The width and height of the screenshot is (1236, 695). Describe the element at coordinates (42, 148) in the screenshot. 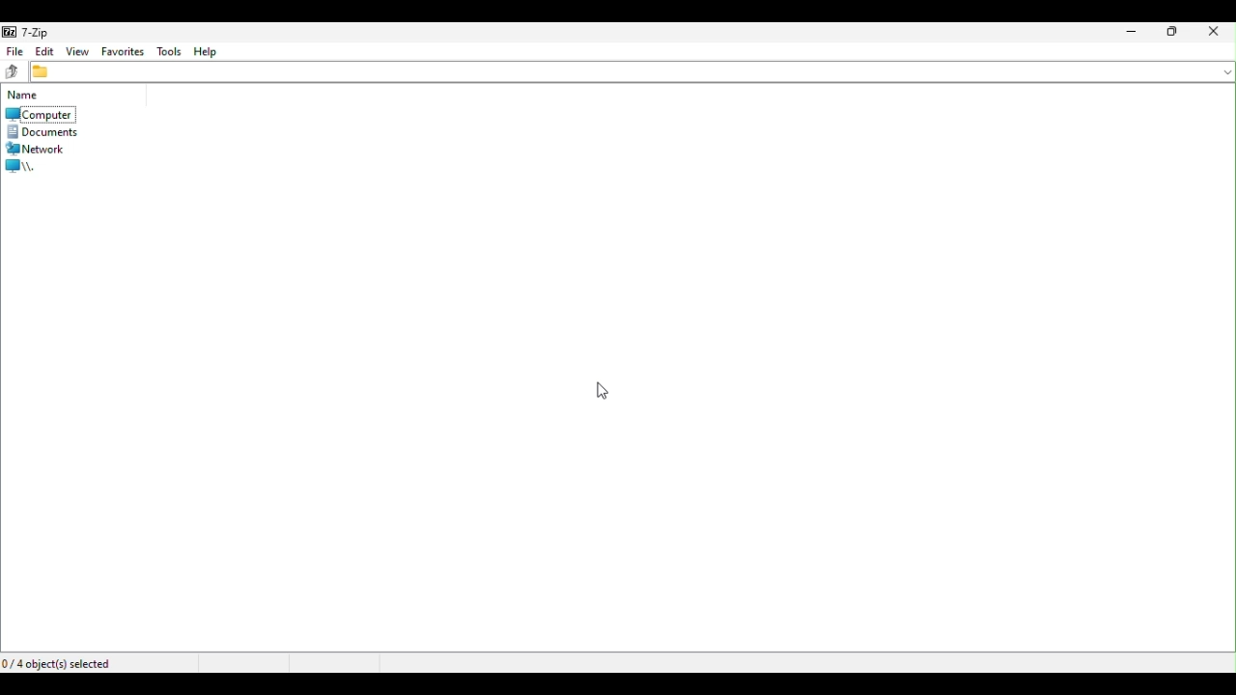

I see `network` at that location.